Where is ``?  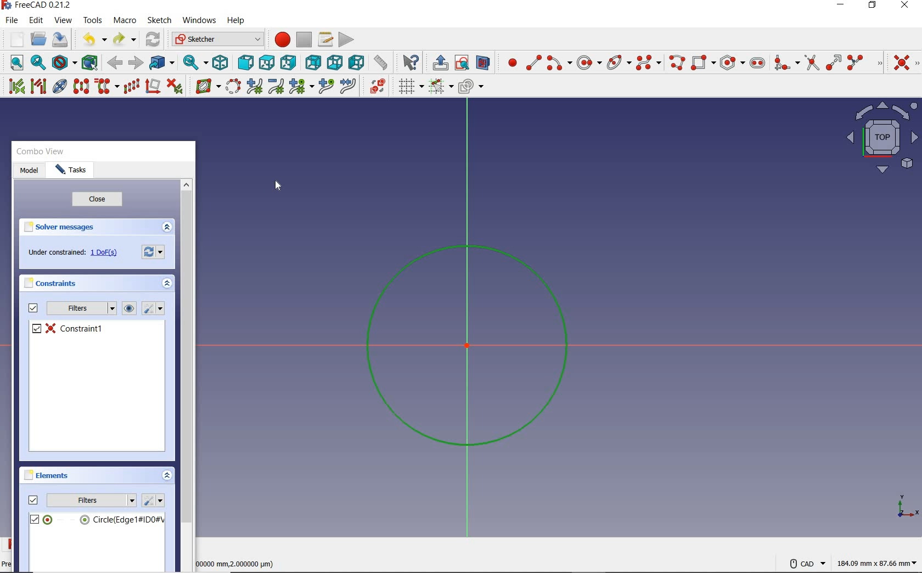  is located at coordinates (440, 85).